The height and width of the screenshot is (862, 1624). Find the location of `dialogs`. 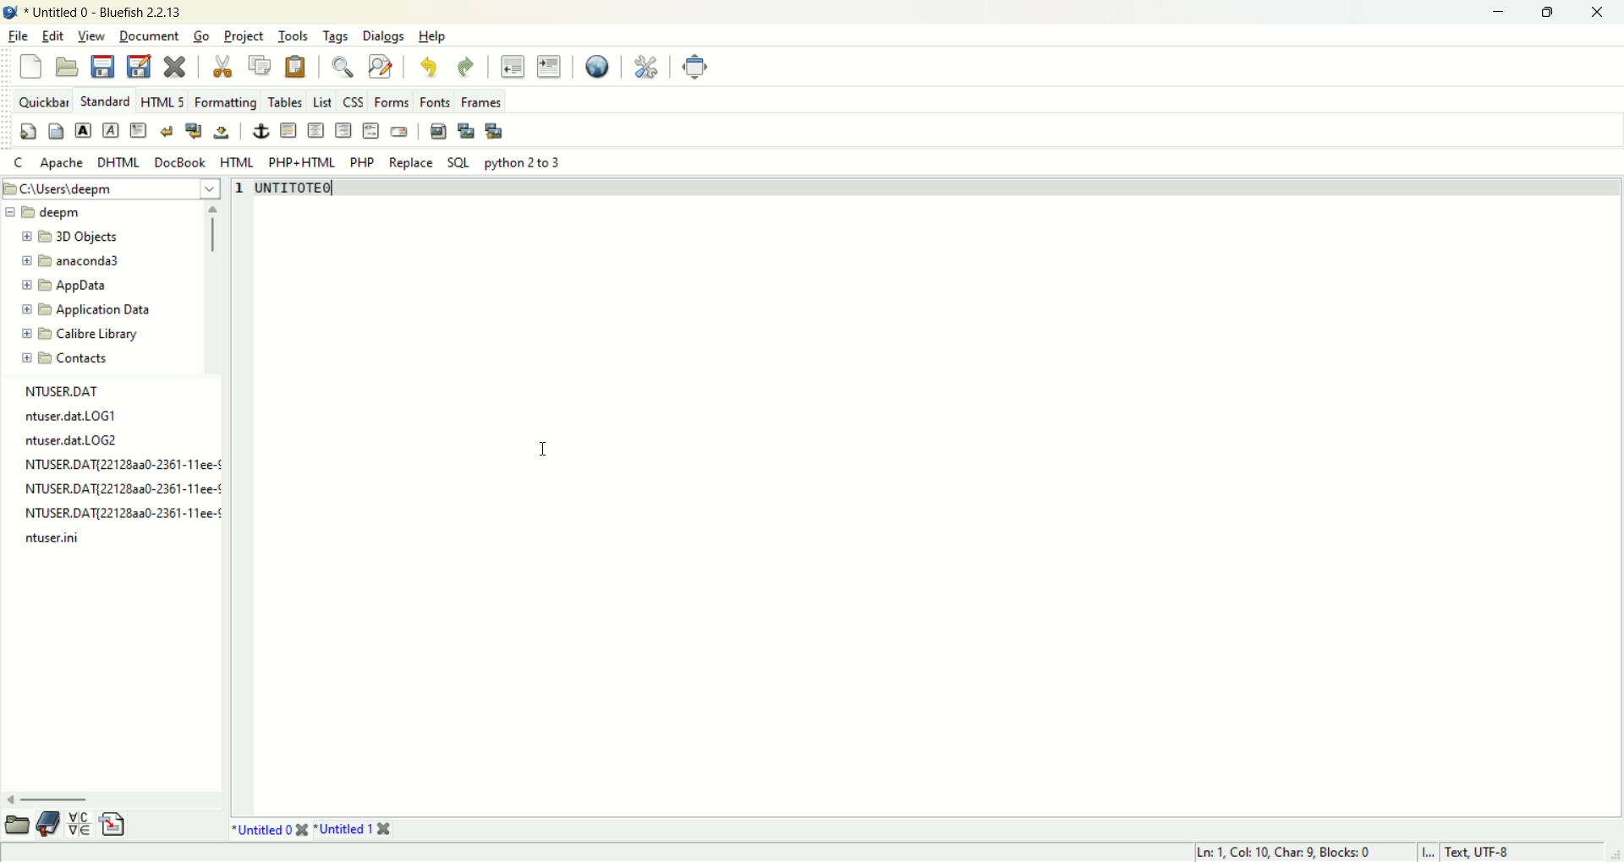

dialogs is located at coordinates (384, 37).